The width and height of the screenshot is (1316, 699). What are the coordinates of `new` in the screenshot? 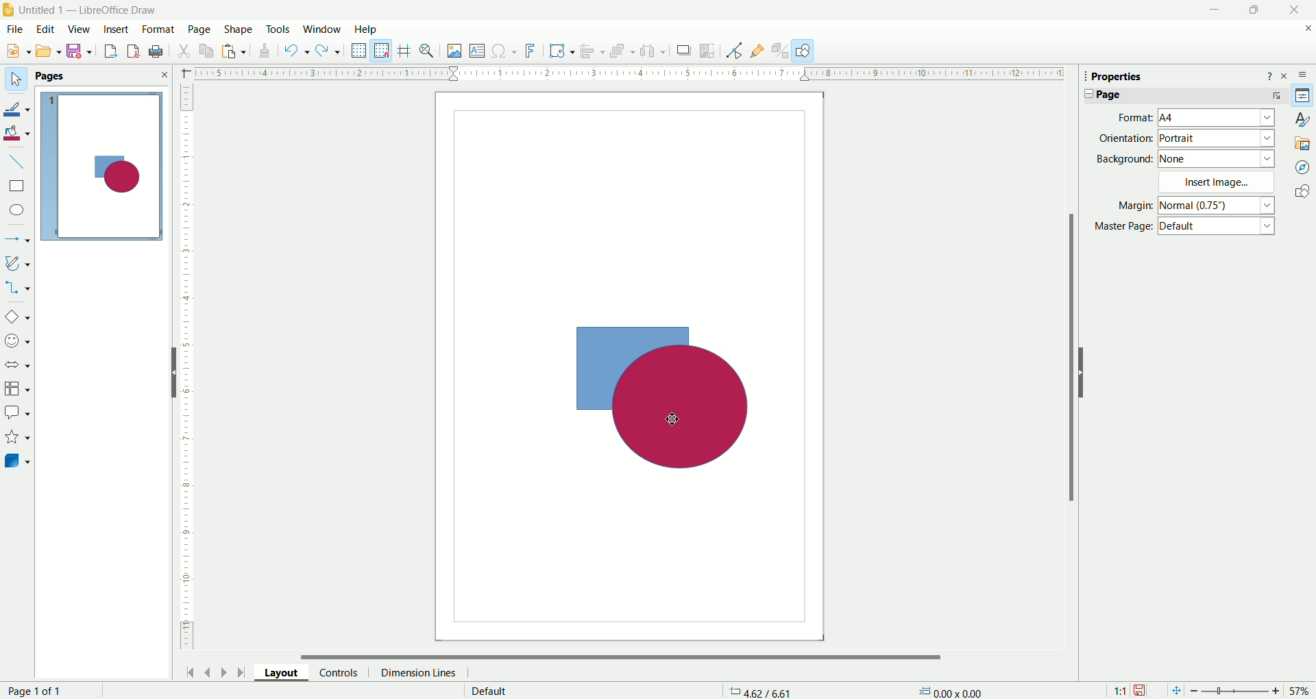 It's located at (16, 51).